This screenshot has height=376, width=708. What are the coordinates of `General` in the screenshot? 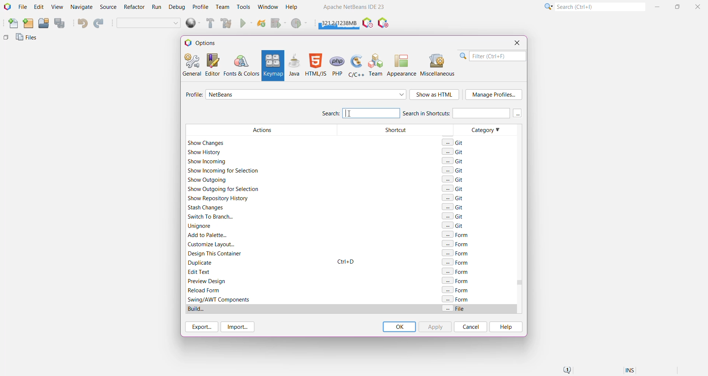 It's located at (191, 64).